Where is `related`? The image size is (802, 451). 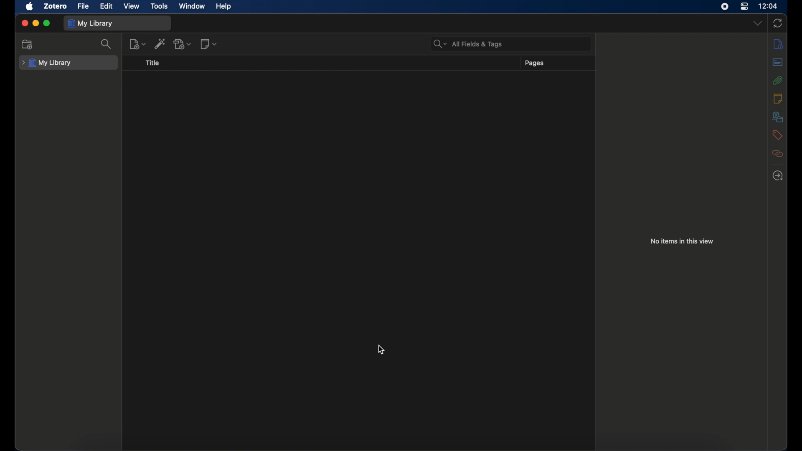 related is located at coordinates (778, 154).